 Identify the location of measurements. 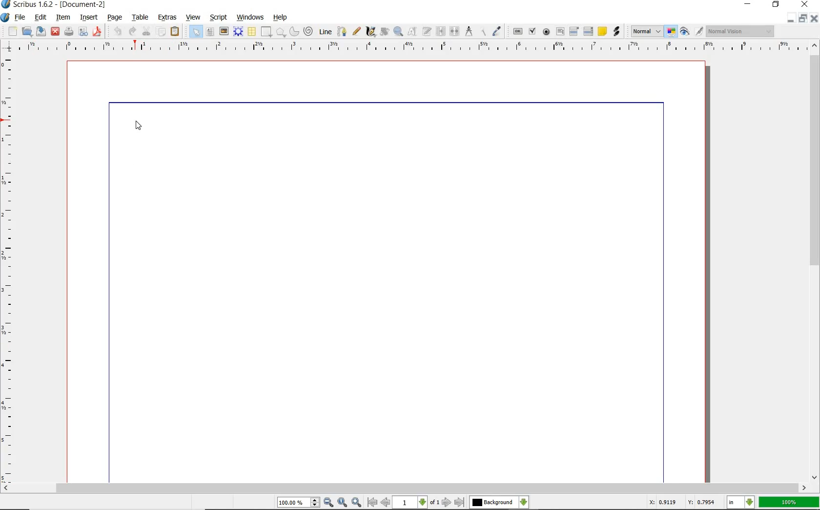
(469, 32).